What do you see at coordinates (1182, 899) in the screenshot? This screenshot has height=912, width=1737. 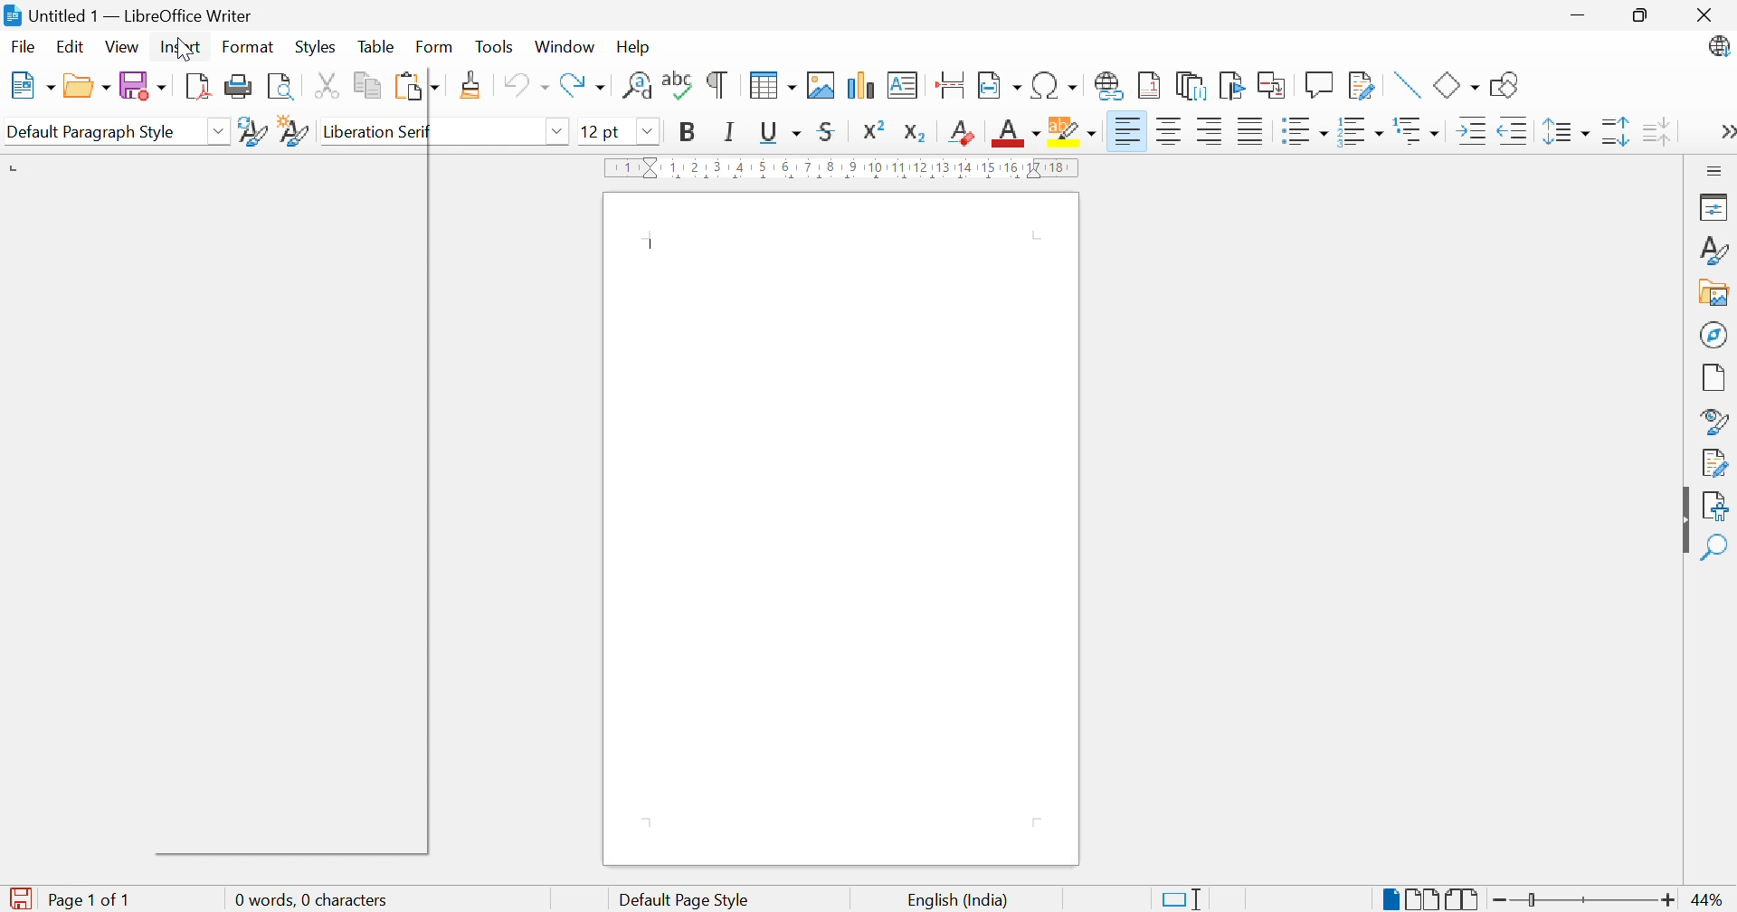 I see `Standard selection. Click to change selection mode.` at bounding box center [1182, 899].